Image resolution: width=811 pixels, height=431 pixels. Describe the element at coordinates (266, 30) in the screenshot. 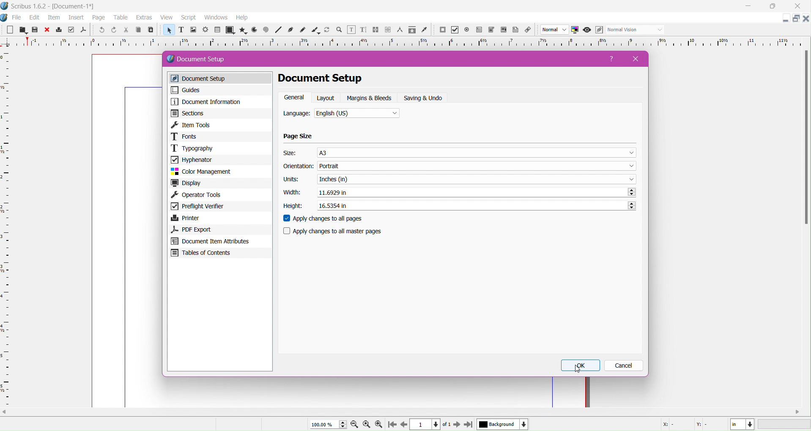

I see `spiral` at that location.